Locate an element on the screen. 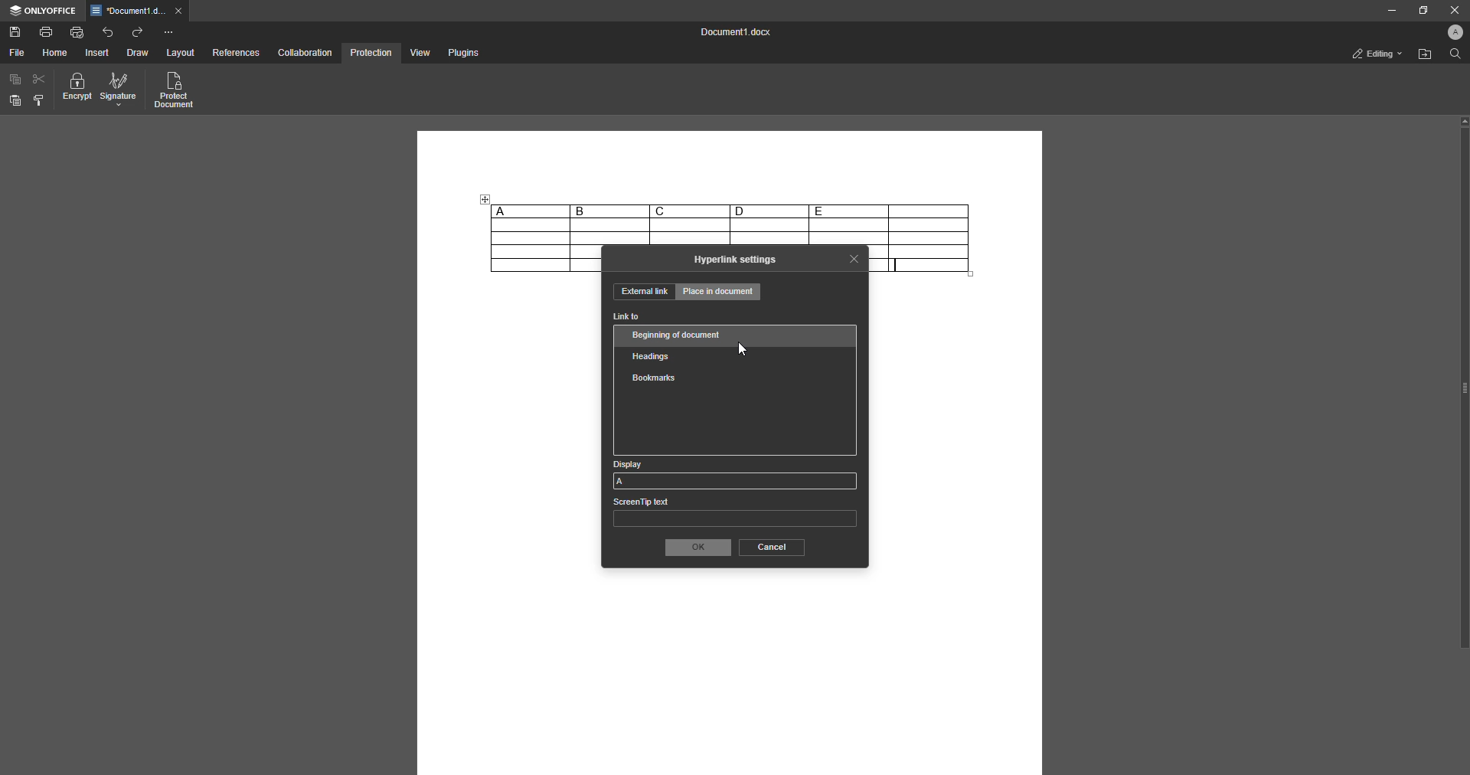 The width and height of the screenshot is (1470, 775). Protected Document is located at coordinates (175, 91).